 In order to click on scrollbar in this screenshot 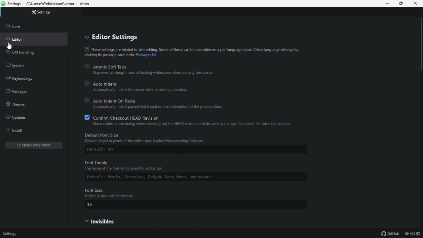, I will do `click(420, 50)`.